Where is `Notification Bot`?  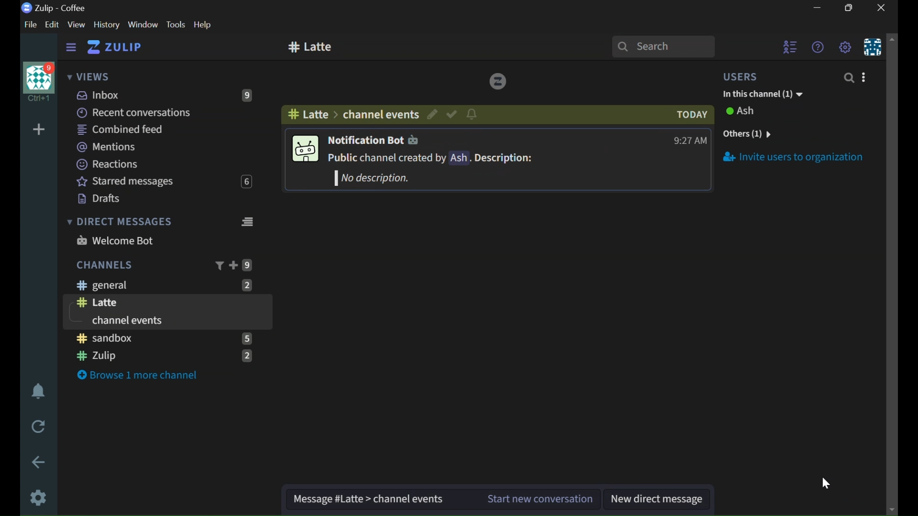
Notification Bot is located at coordinates (373, 140).